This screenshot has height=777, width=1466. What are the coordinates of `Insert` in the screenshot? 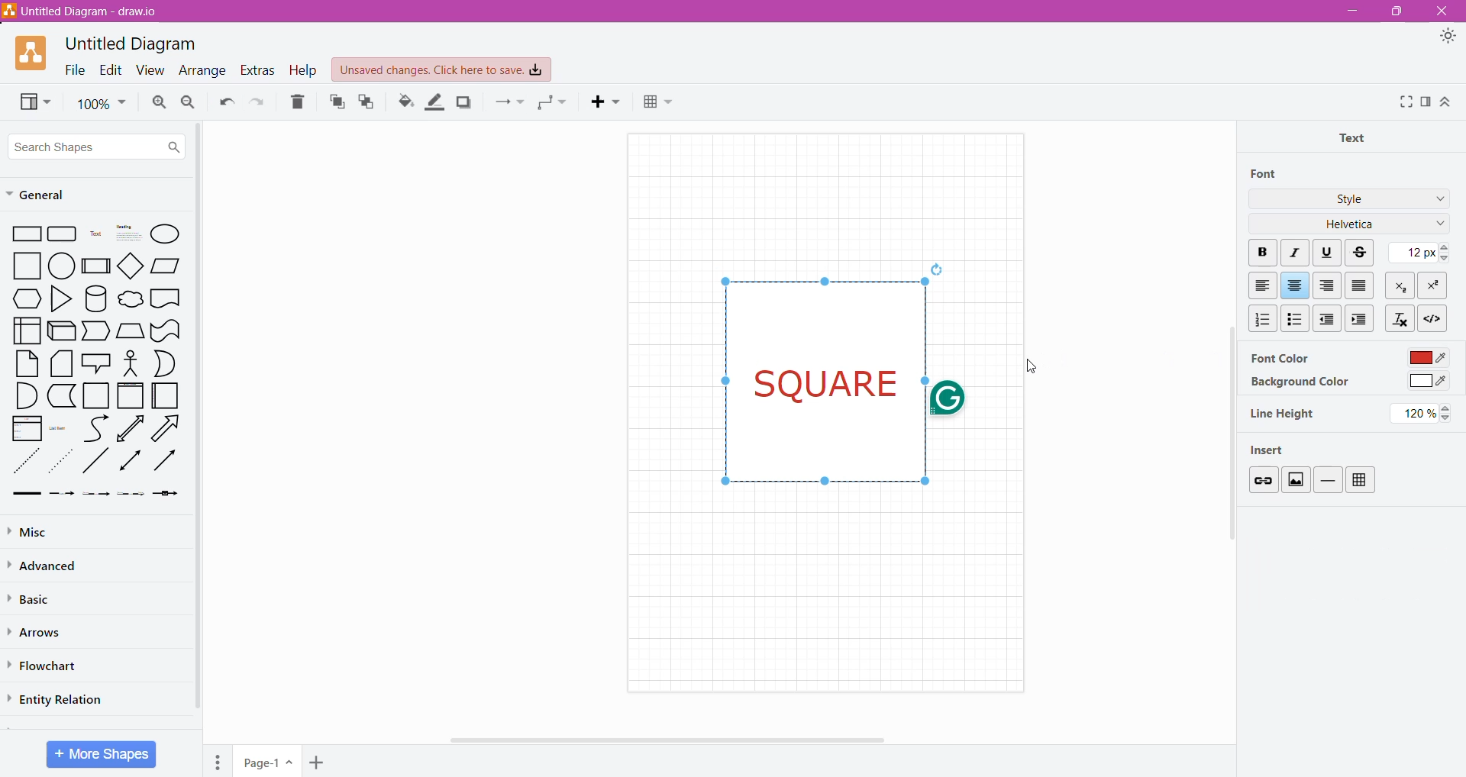 It's located at (605, 103).